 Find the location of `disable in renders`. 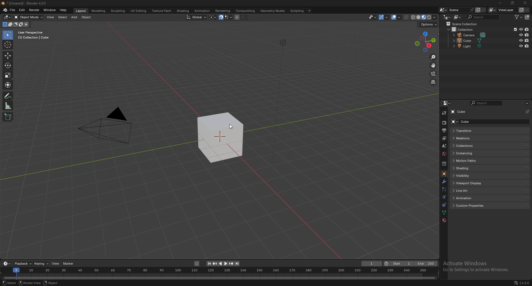

disable in renders is located at coordinates (527, 35).